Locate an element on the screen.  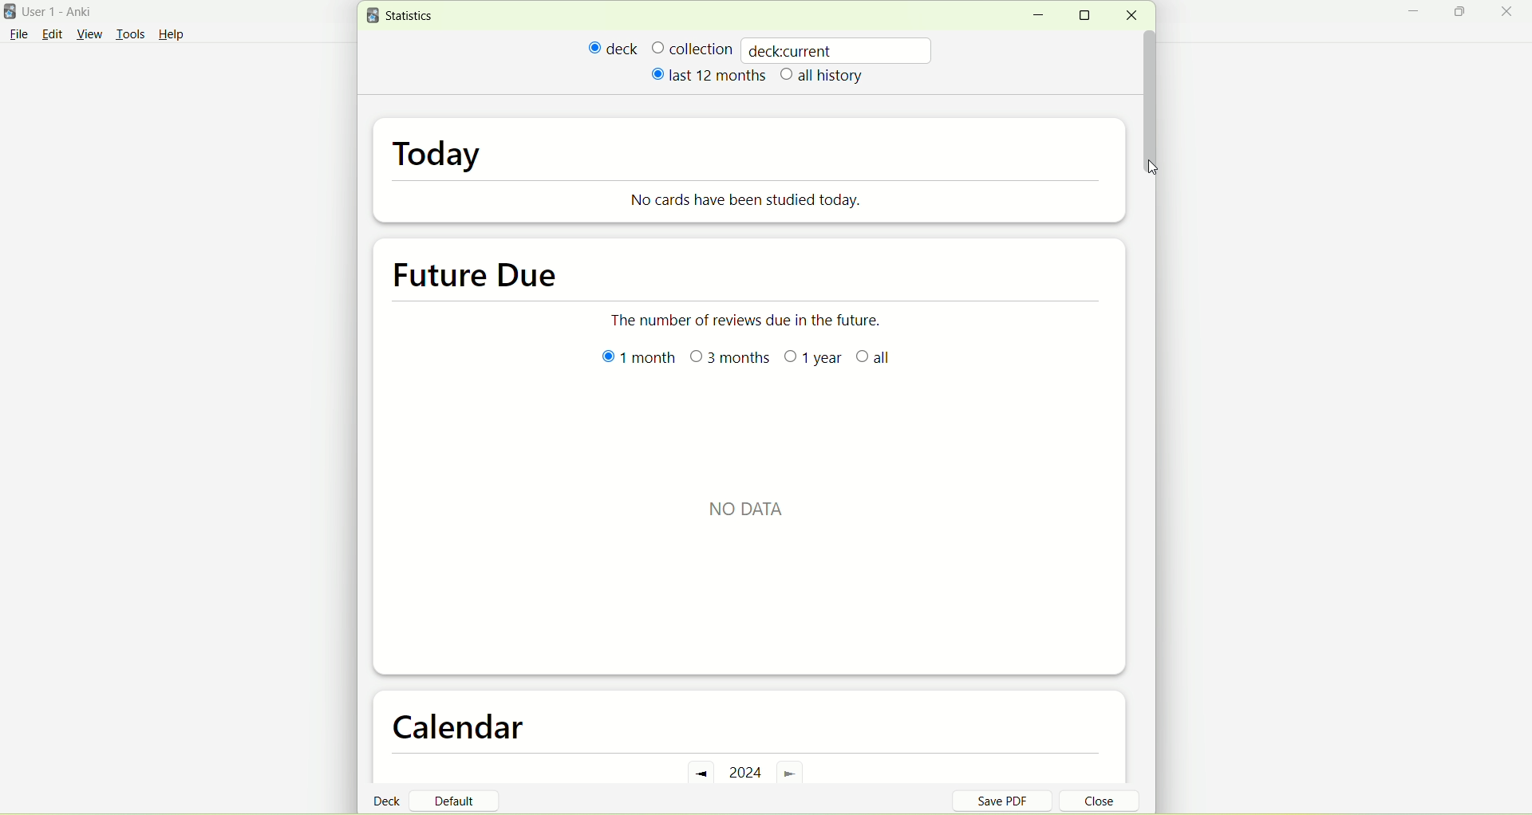
close is located at coordinates (1103, 802).